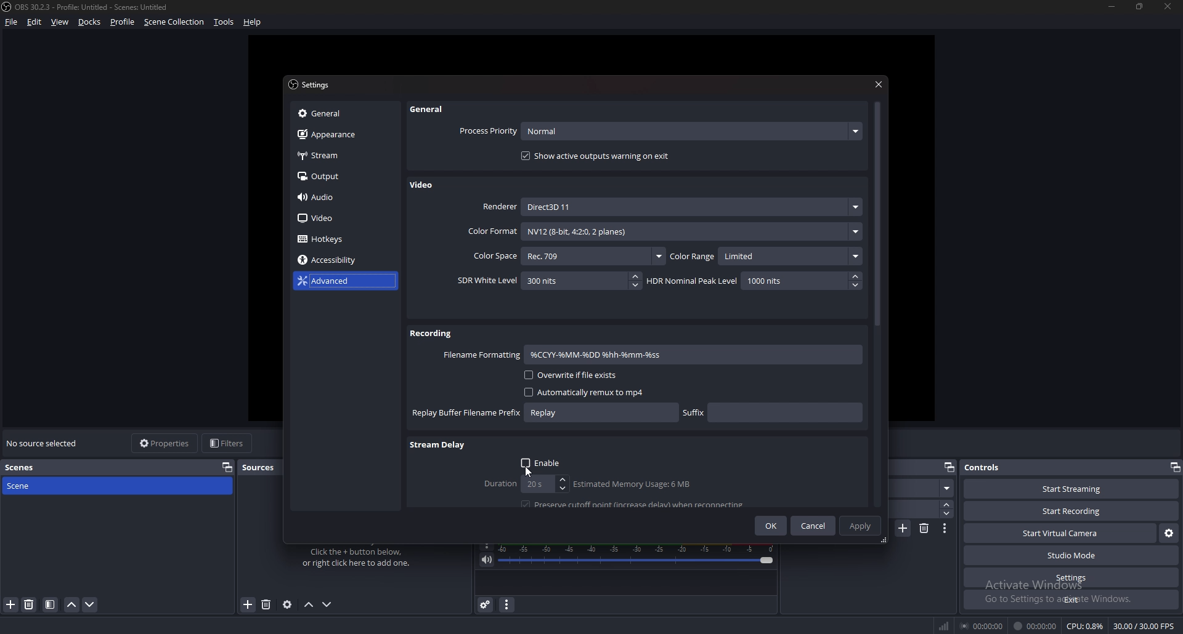  I want to click on Estimated memory usage : 6mb, so click(631, 484).